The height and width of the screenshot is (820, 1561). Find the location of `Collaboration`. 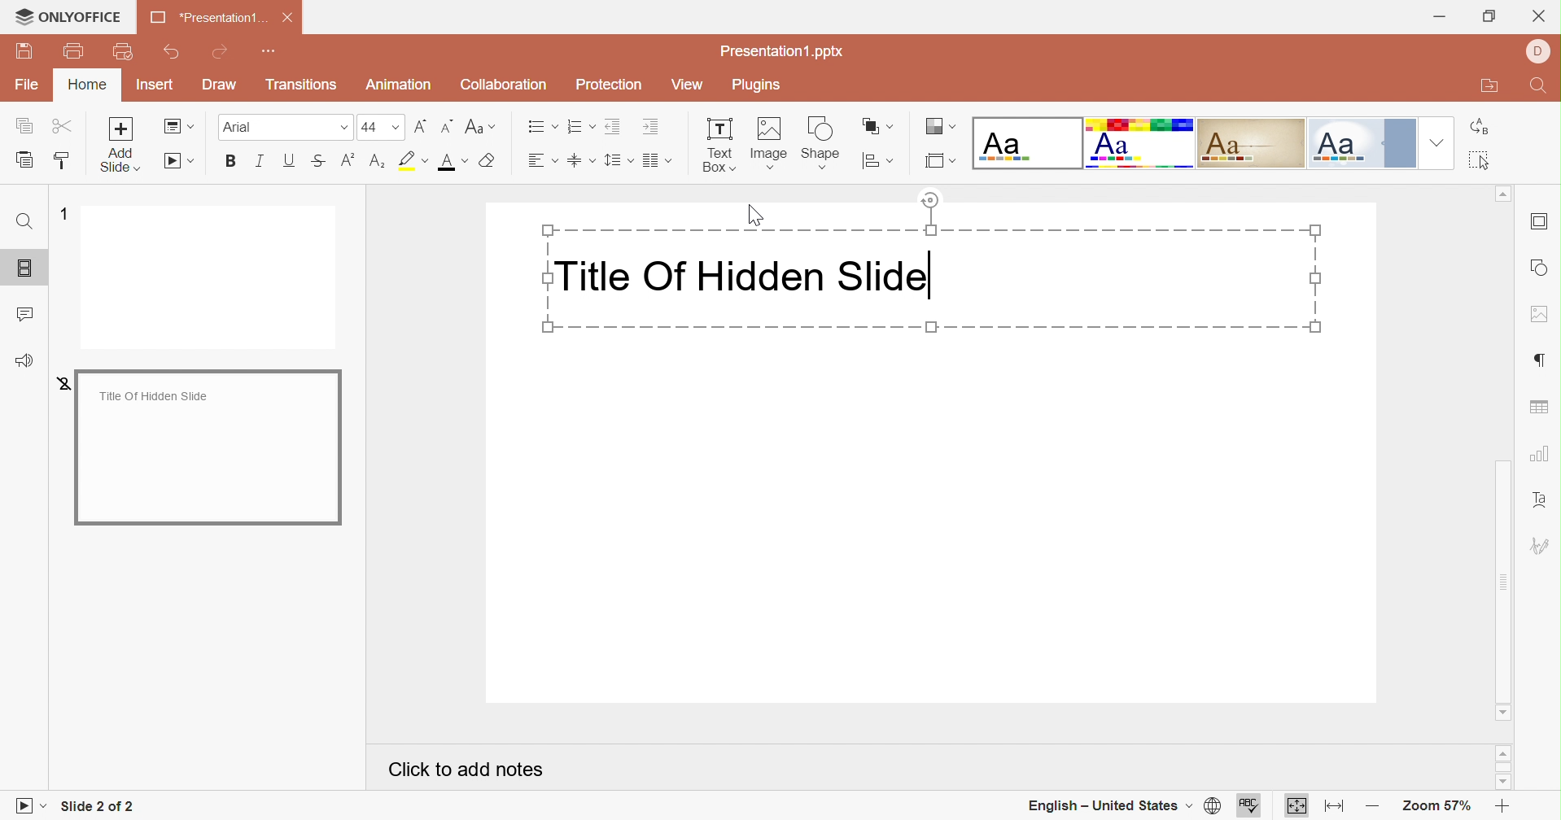

Collaboration is located at coordinates (503, 83).